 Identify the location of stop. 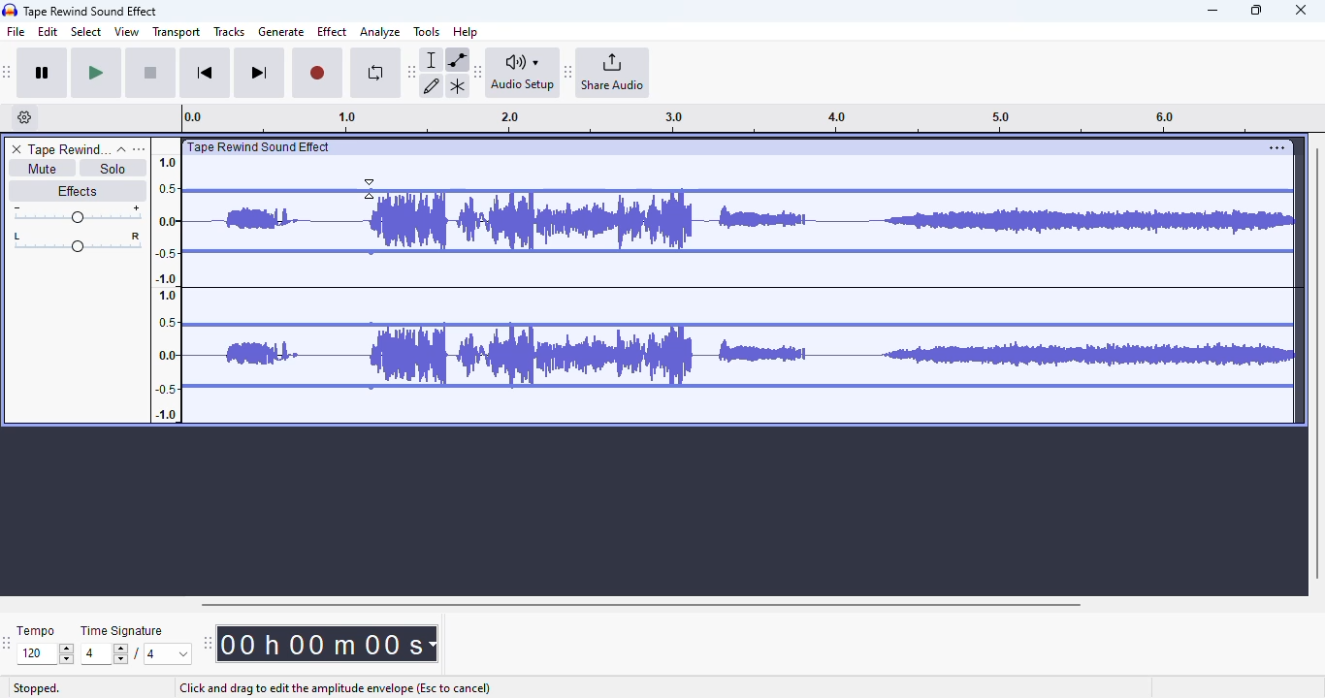
(150, 74).